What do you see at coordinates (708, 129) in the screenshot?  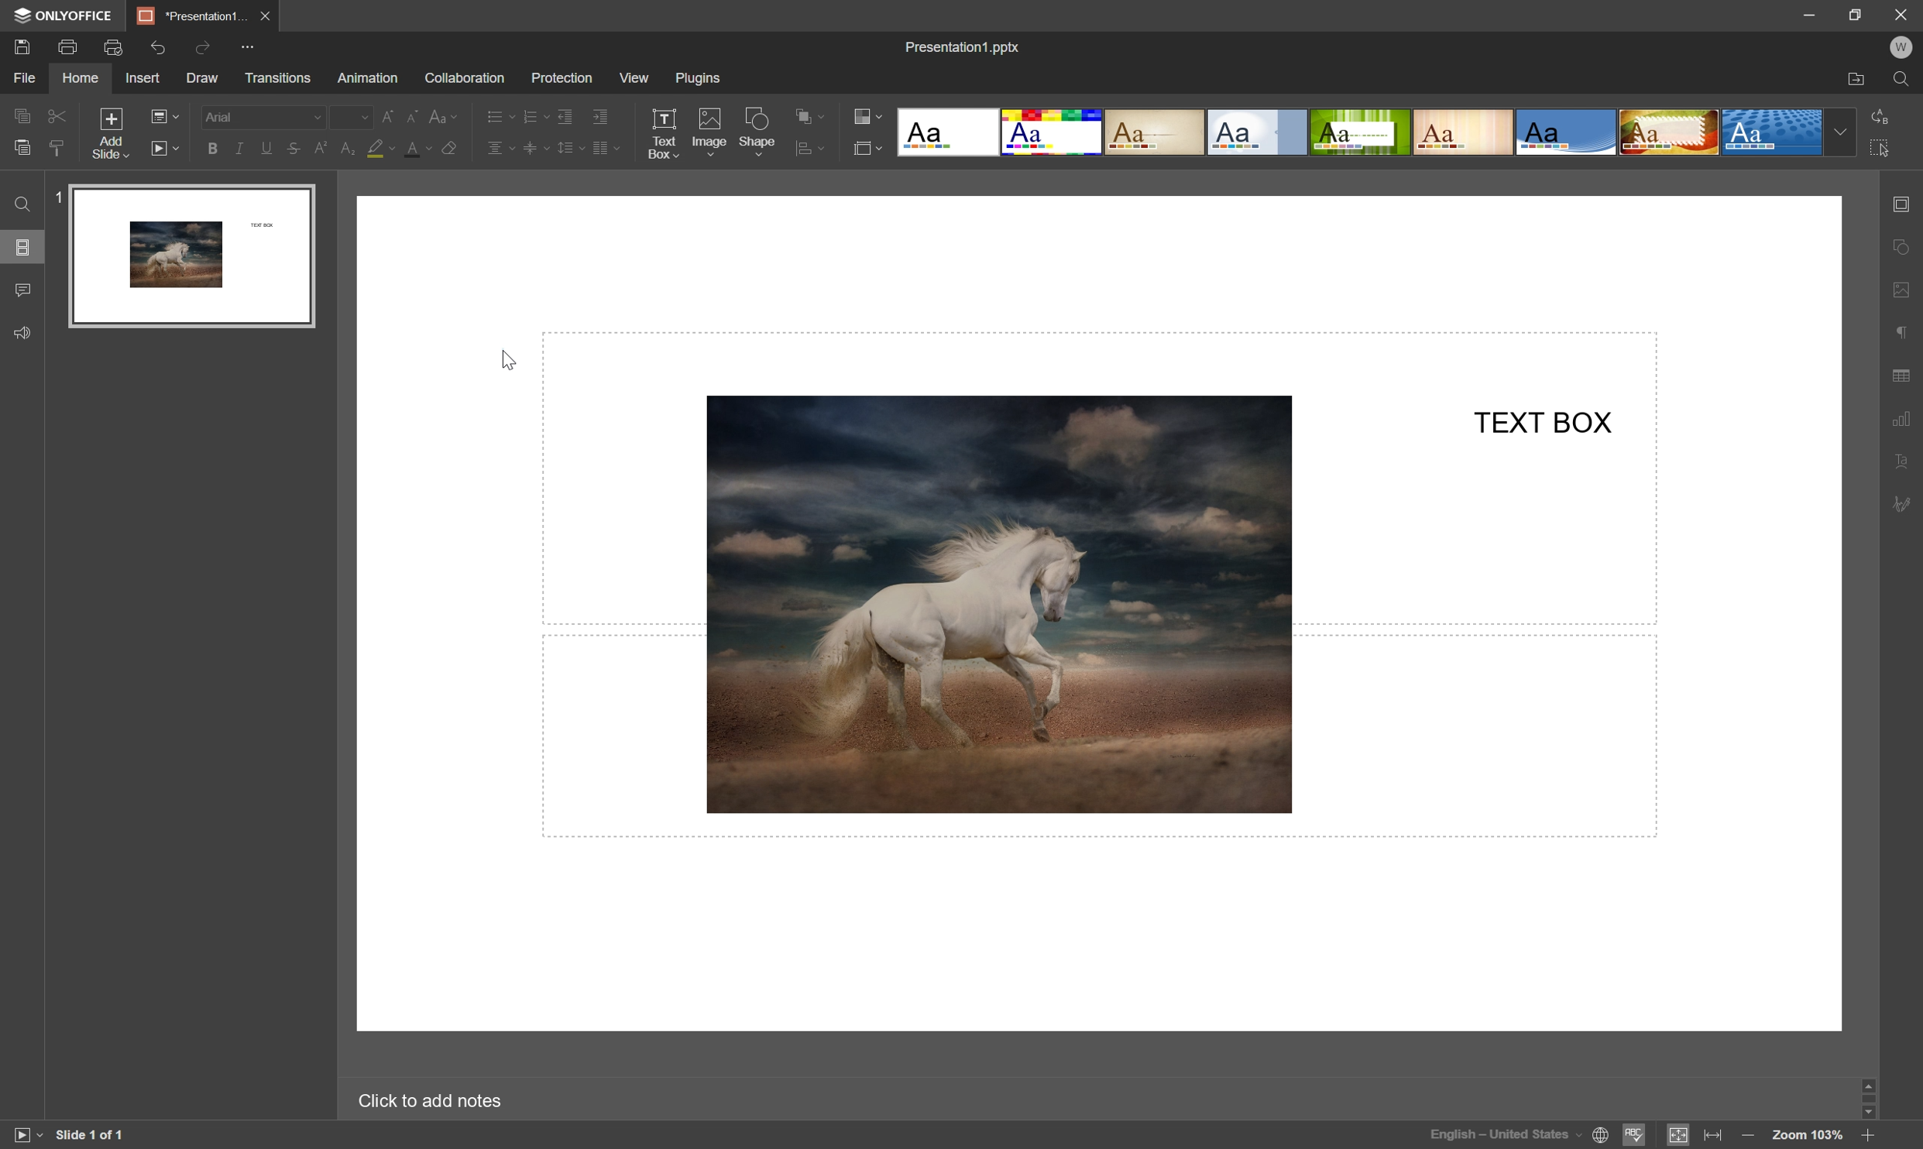 I see `image` at bounding box center [708, 129].